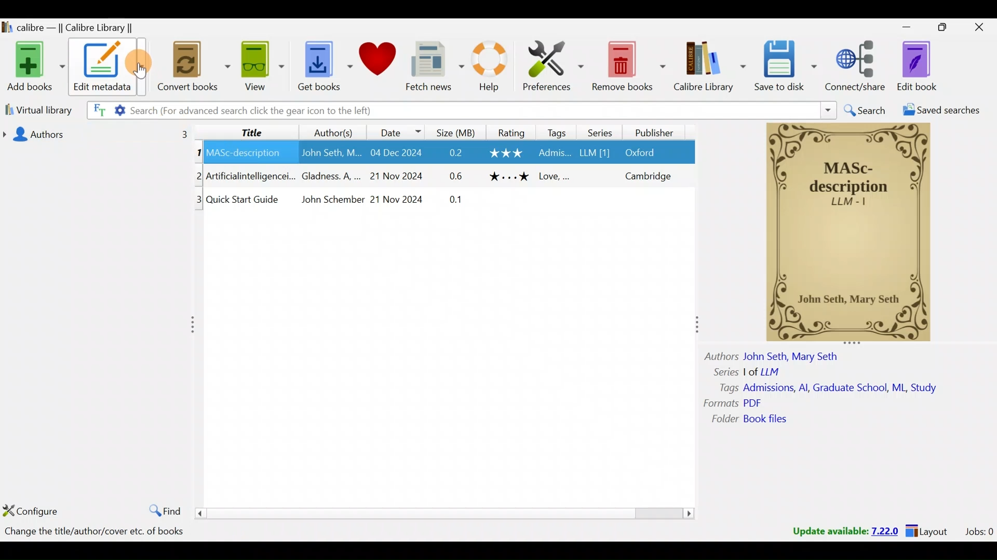 This screenshot has width=997, height=560. I want to click on , so click(696, 329).